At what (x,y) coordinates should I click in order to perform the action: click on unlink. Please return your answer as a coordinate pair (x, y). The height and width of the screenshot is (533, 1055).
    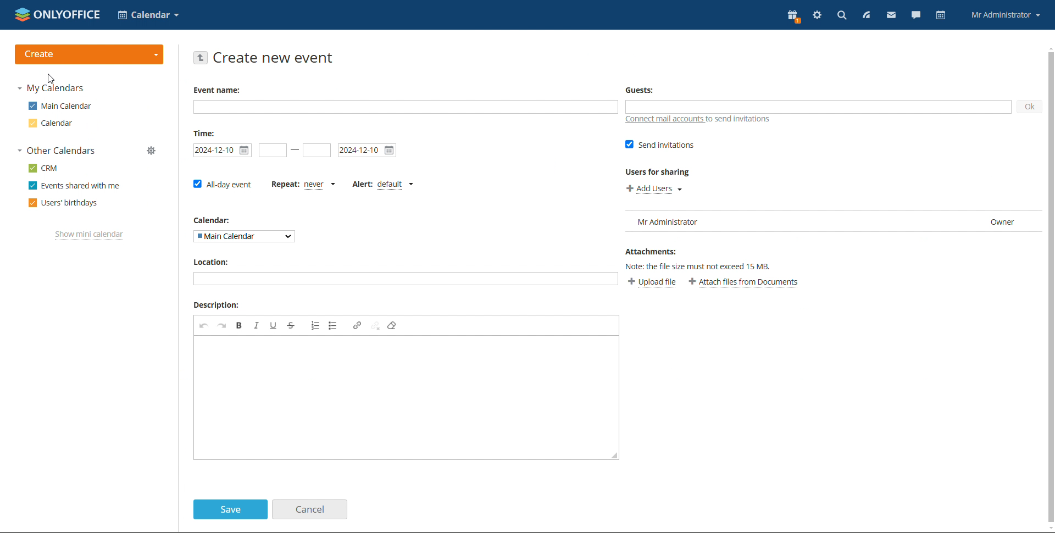
    Looking at the image, I should click on (375, 326).